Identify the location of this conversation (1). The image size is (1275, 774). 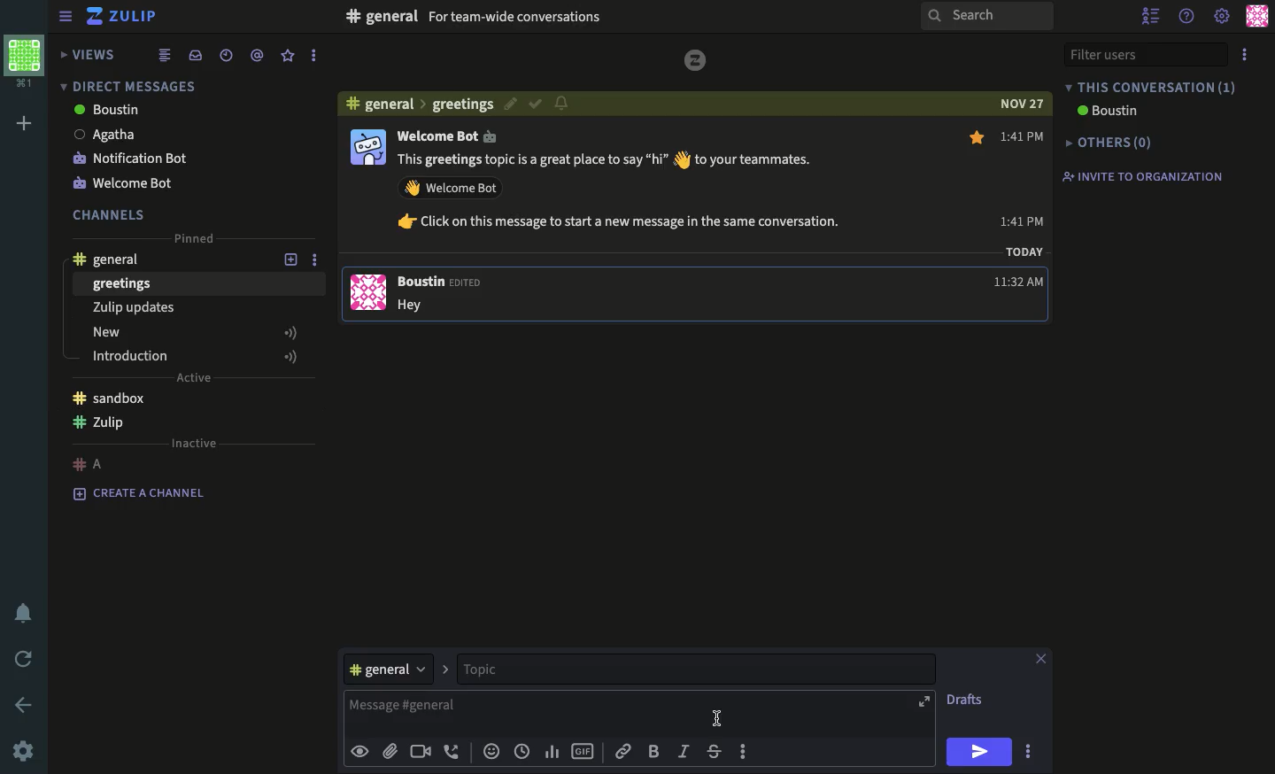
(1151, 87).